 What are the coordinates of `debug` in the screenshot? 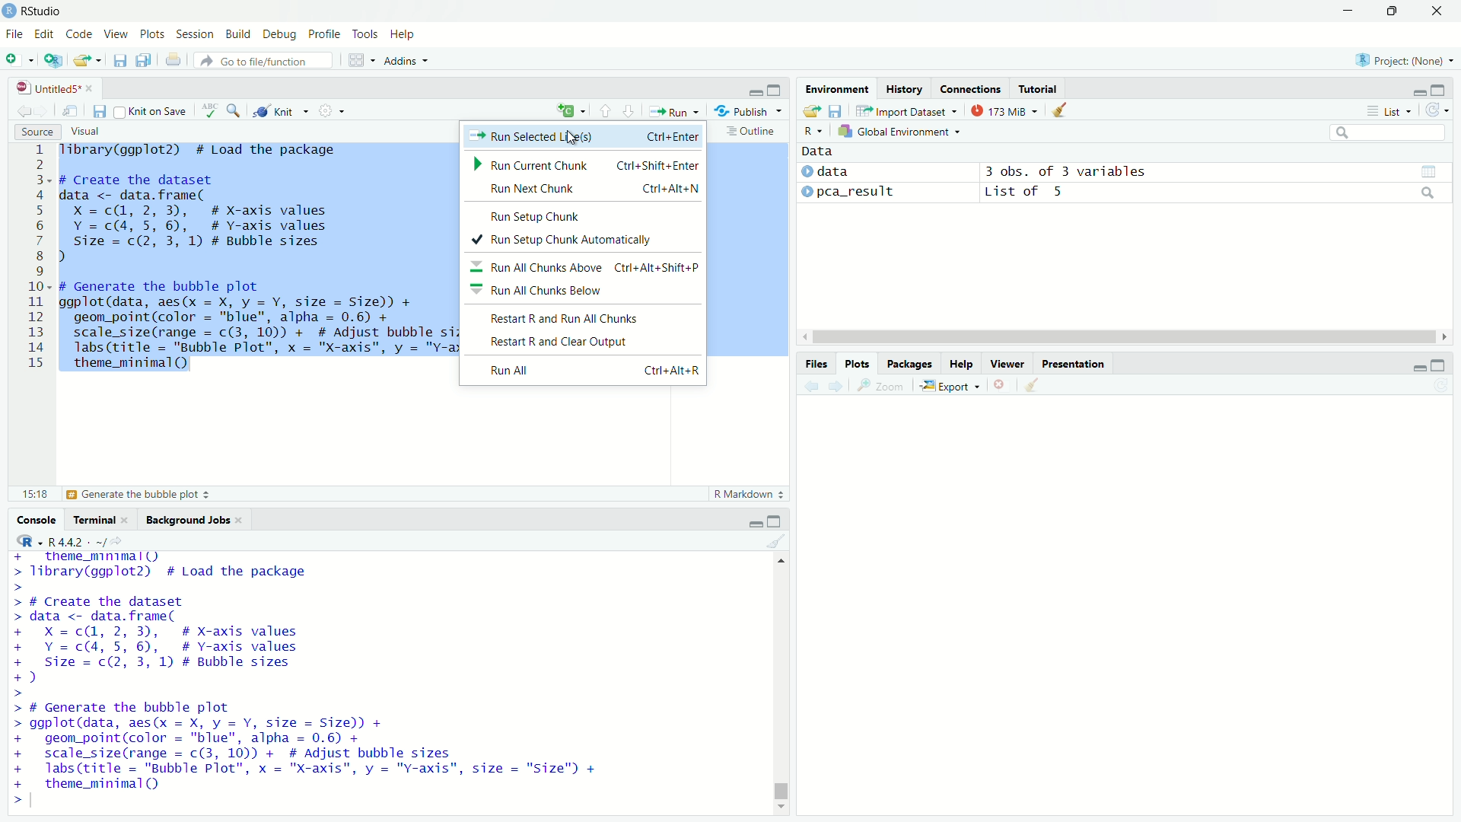 It's located at (281, 35).